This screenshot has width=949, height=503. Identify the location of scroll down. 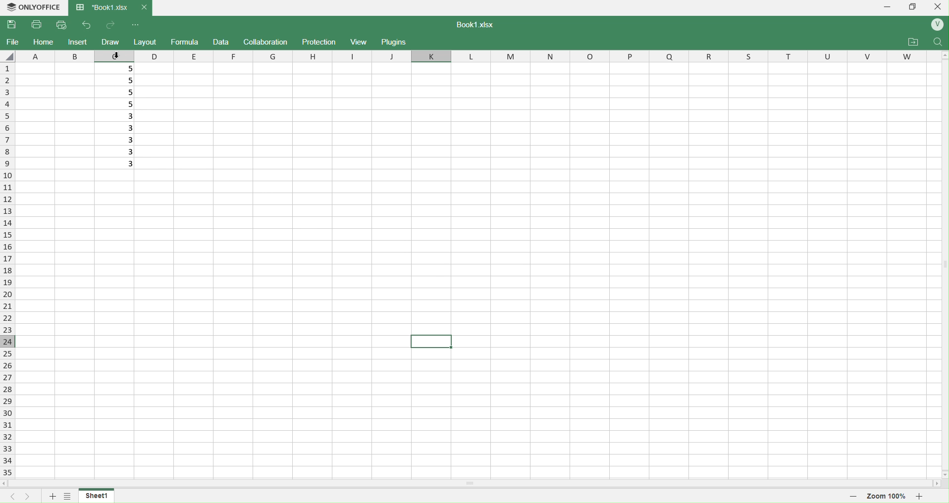
(940, 471).